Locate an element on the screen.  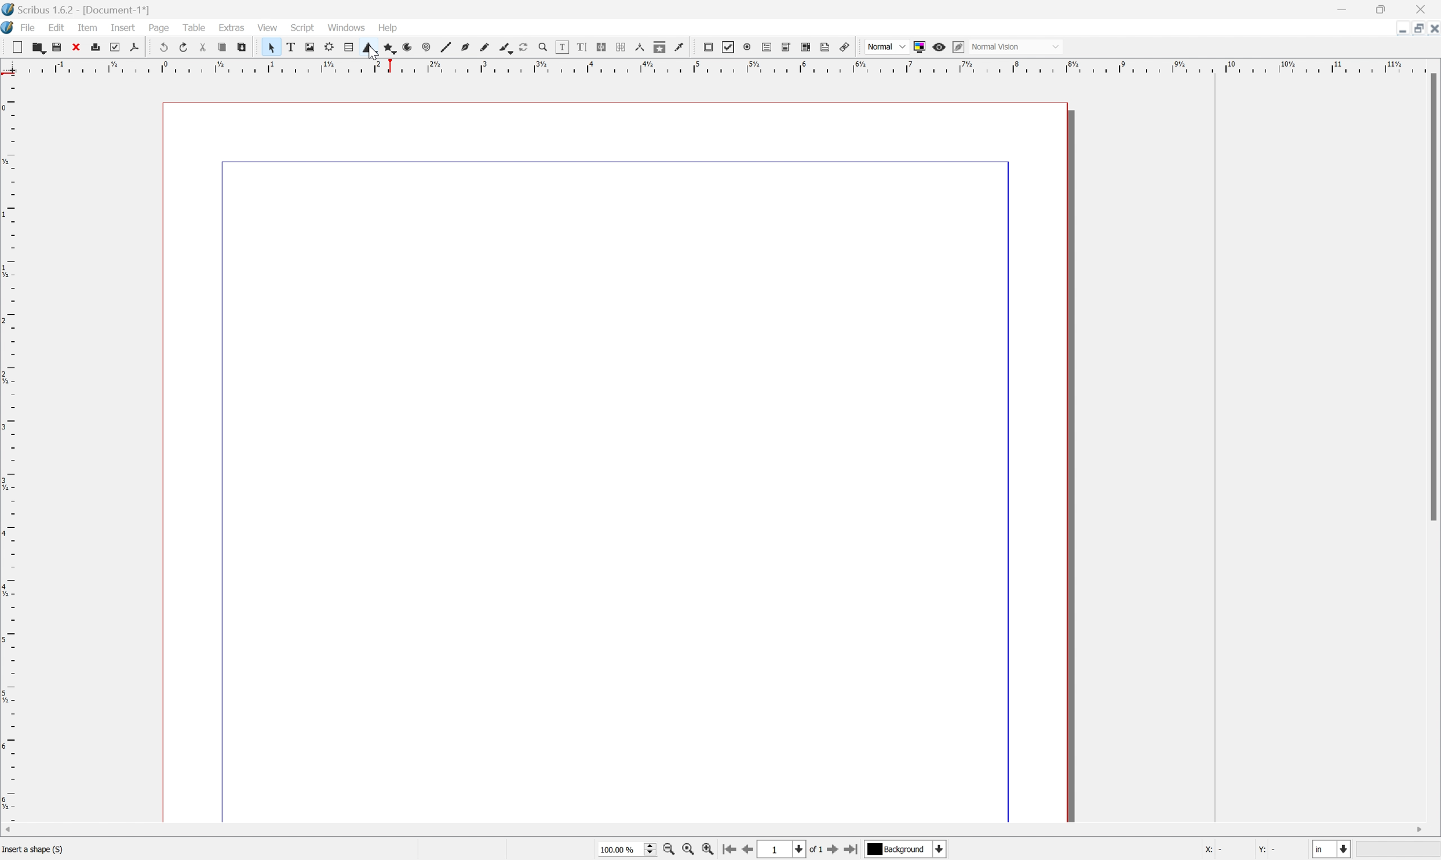
New is located at coordinates (16, 48).